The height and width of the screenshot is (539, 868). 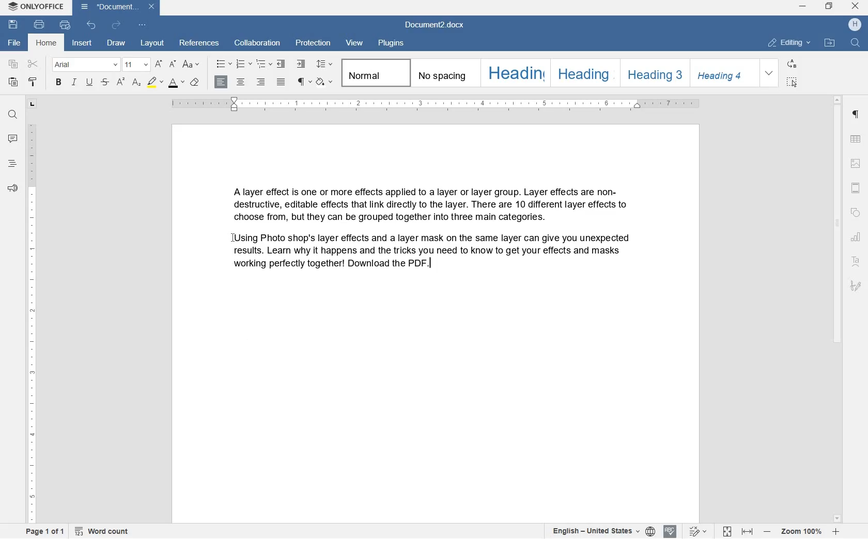 I want to click on DOCUMENT2.DOCX, so click(x=117, y=8).